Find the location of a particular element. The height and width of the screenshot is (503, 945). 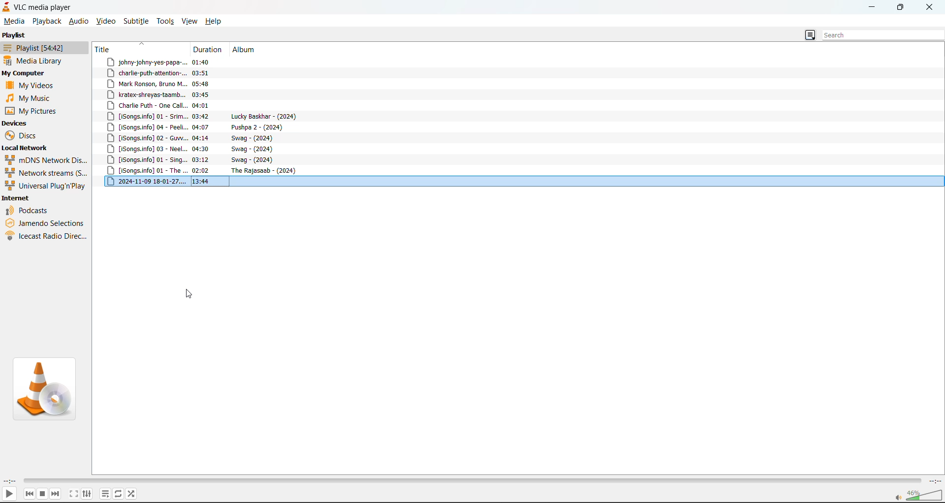

help is located at coordinates (216, 21).